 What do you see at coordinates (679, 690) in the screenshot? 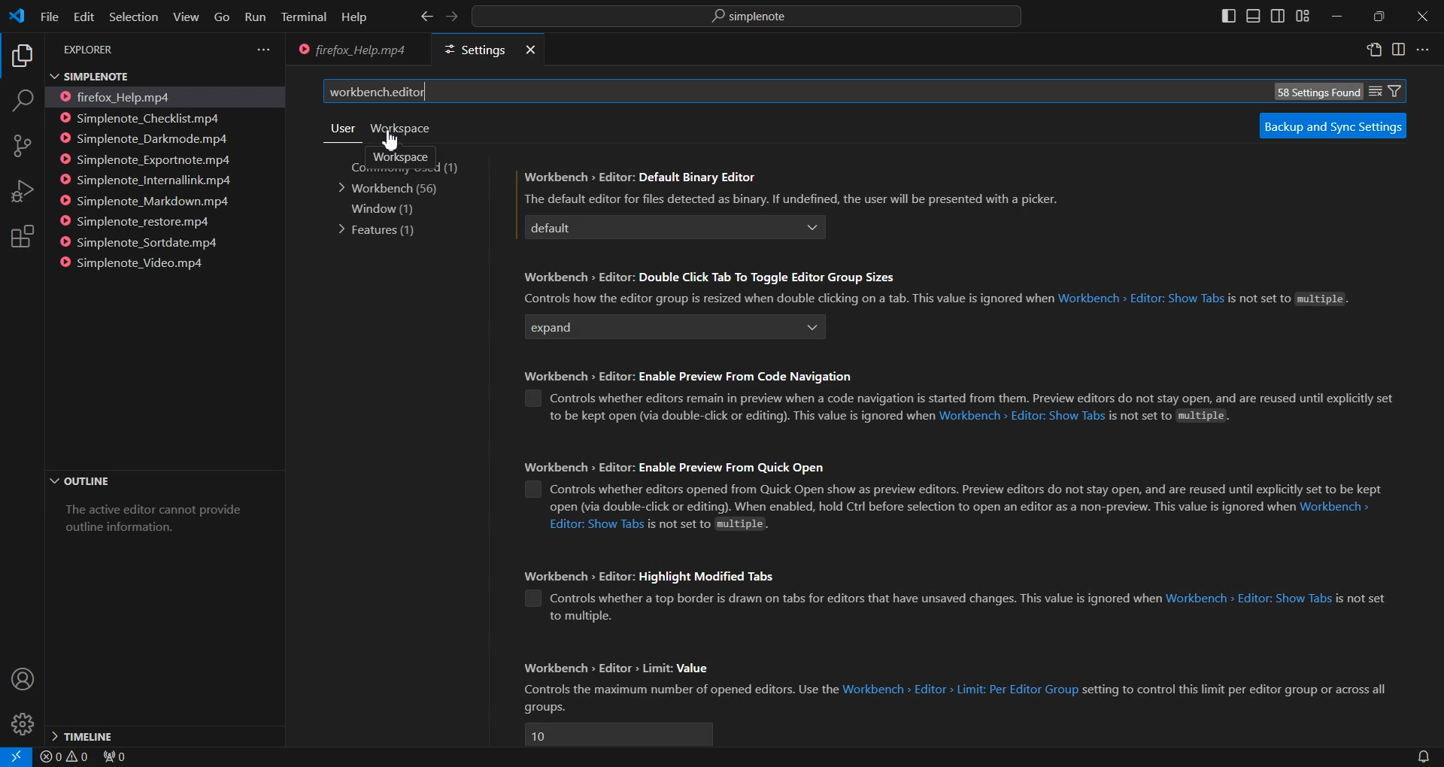
I see `Controls the maximum number of opened editors. Use the` at bounding box center [679, 690].